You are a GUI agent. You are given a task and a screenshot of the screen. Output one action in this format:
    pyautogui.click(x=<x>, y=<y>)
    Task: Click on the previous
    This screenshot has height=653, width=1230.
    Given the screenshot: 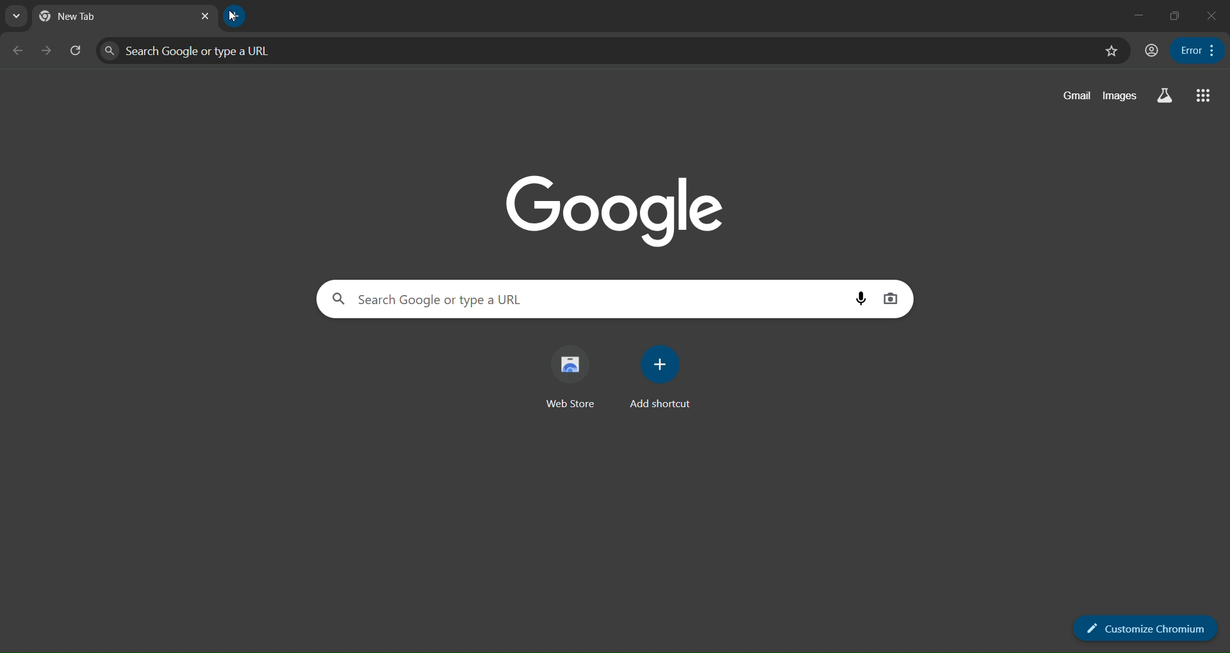 What is the action you would take?
    pyautogui.click(x=18, y=51)
    